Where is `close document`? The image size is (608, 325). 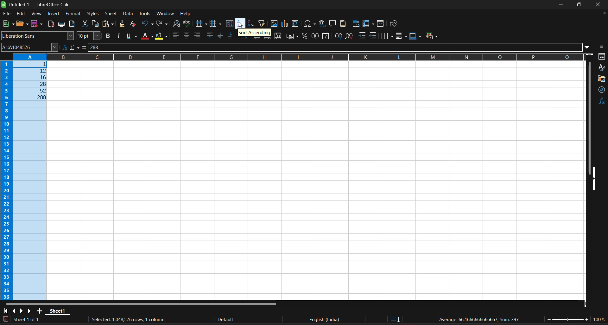
close document is located at coordinates (602, 13).